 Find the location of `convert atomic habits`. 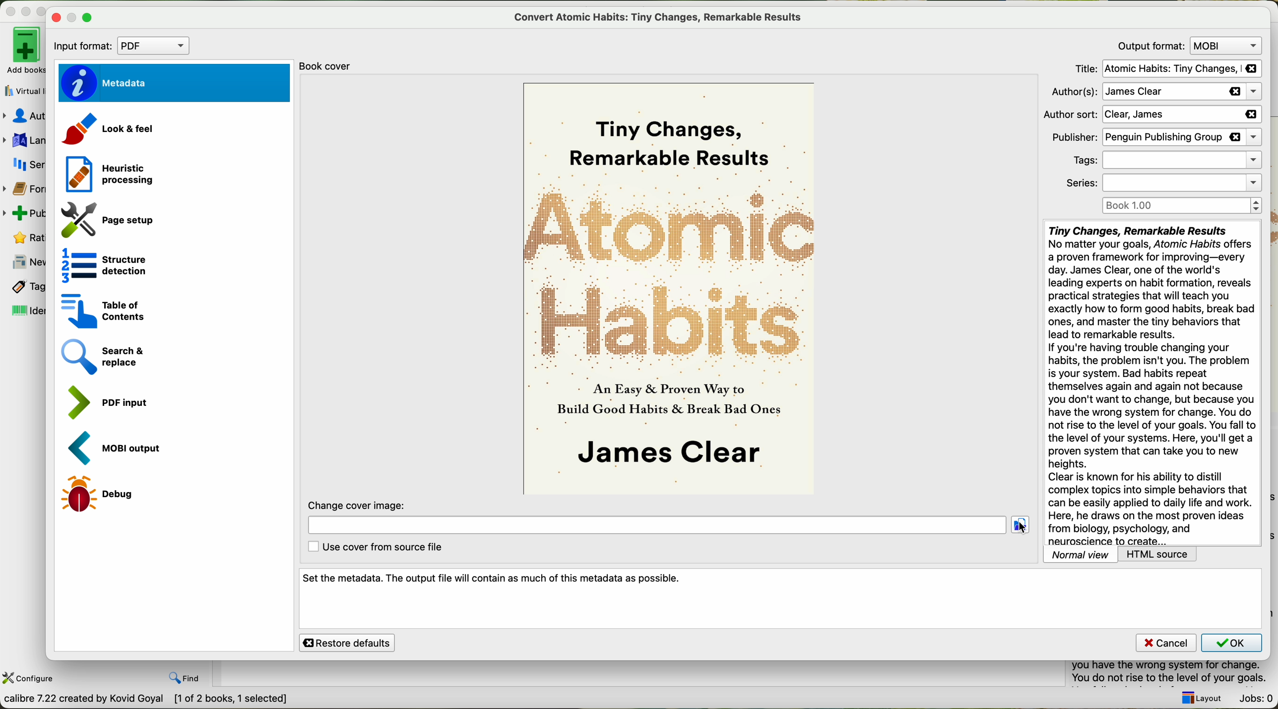

convert atomic habits is located at coordinates (660, 17).